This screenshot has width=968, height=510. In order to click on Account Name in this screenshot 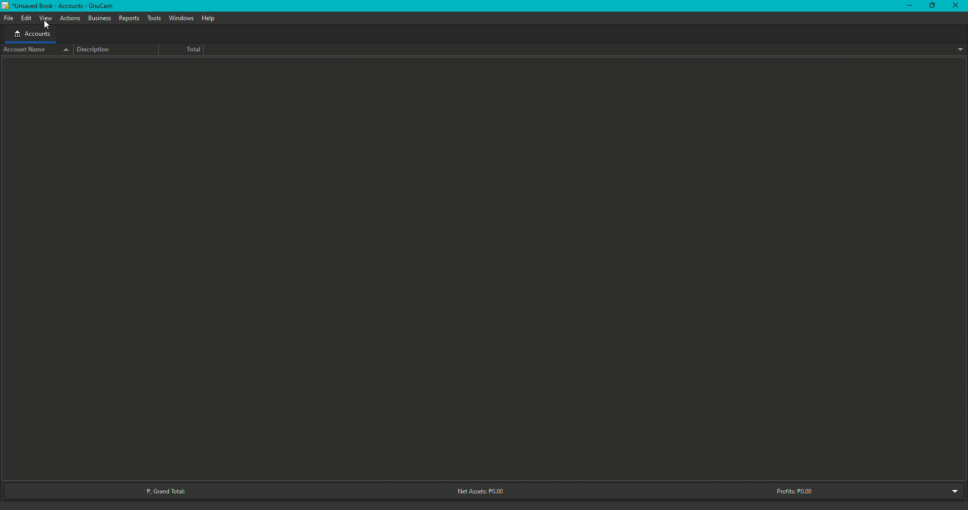, I will do `click(35, 50)`.